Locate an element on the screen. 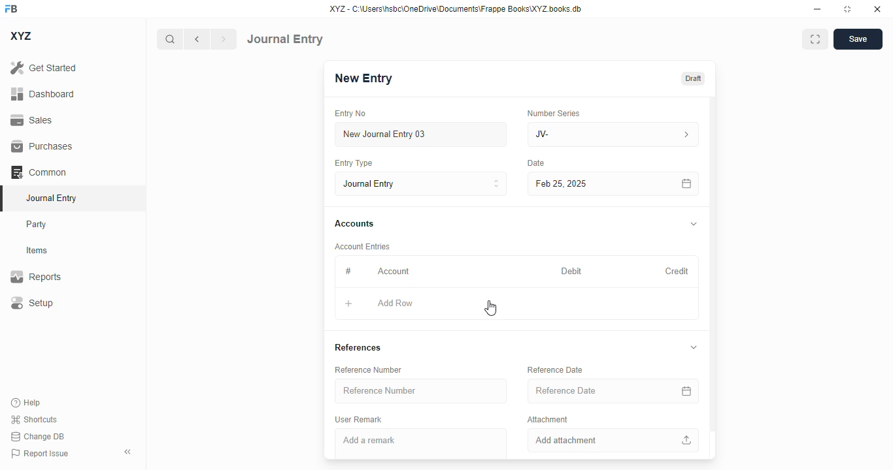 This screenshot has width=893, height=470. journal entry is located at coordinates (285, 39).